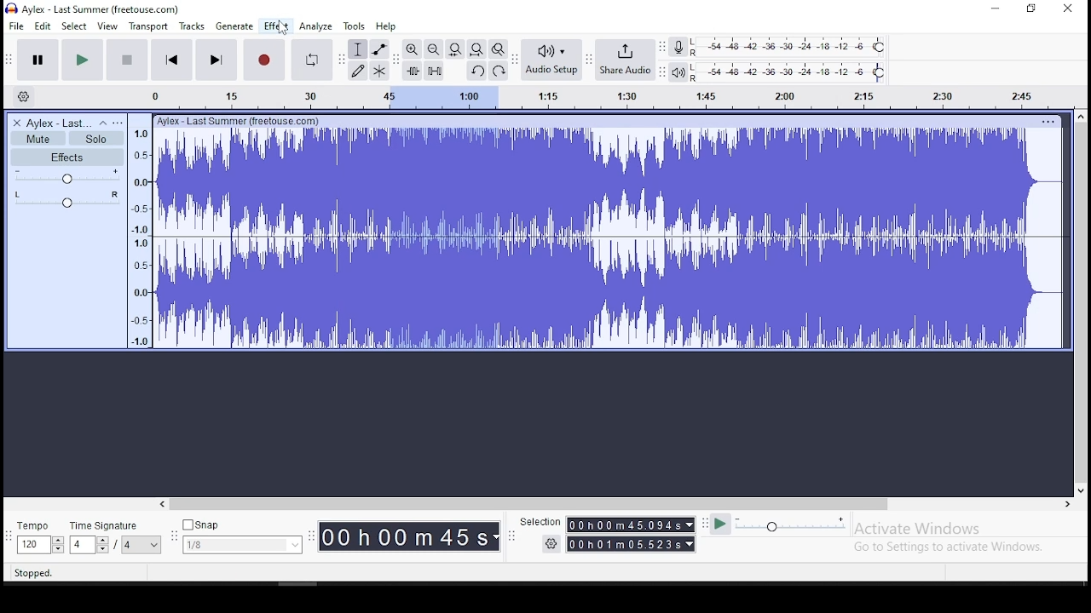 The image size is (1091, 613). What do you see at coordinates (615, 505) in the screenshot?
I see `scroll bar` at bounding box center [615, 505].